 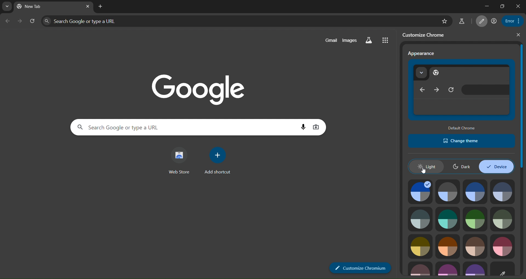 What do you see at coordinates (502, 246) in the screenshot?
I see `image` at bounding box center [502, 246].